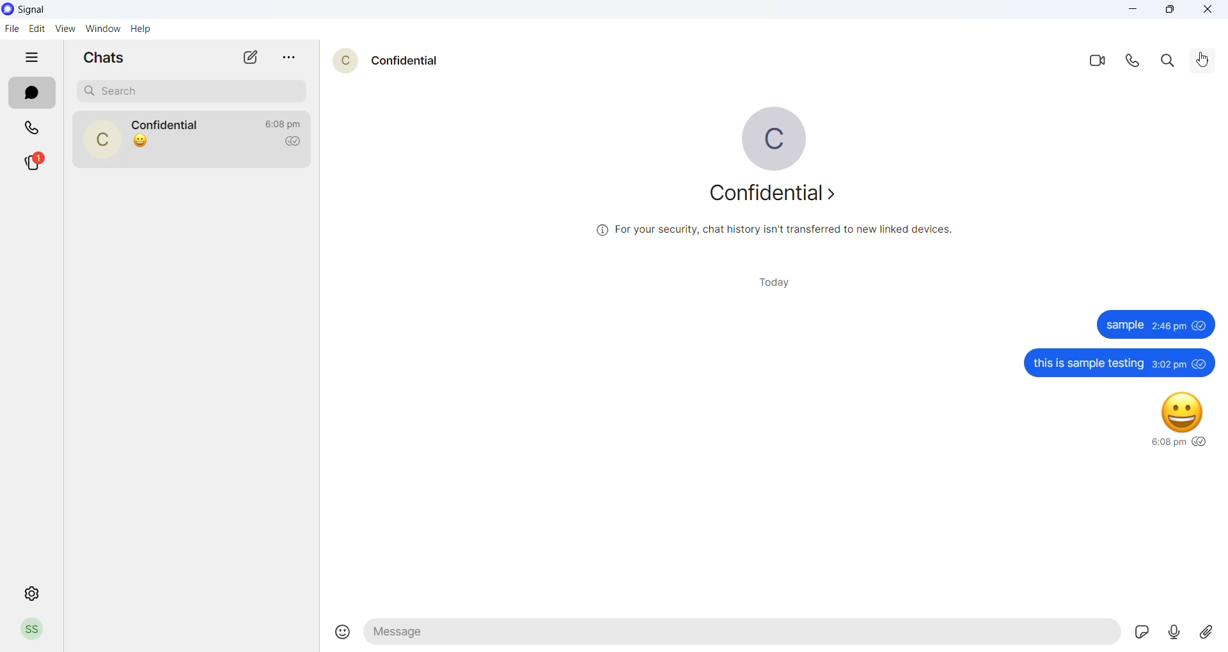  Describe the element at coordinates (285, 123) in the screenshot. I see `last message time` at that location.